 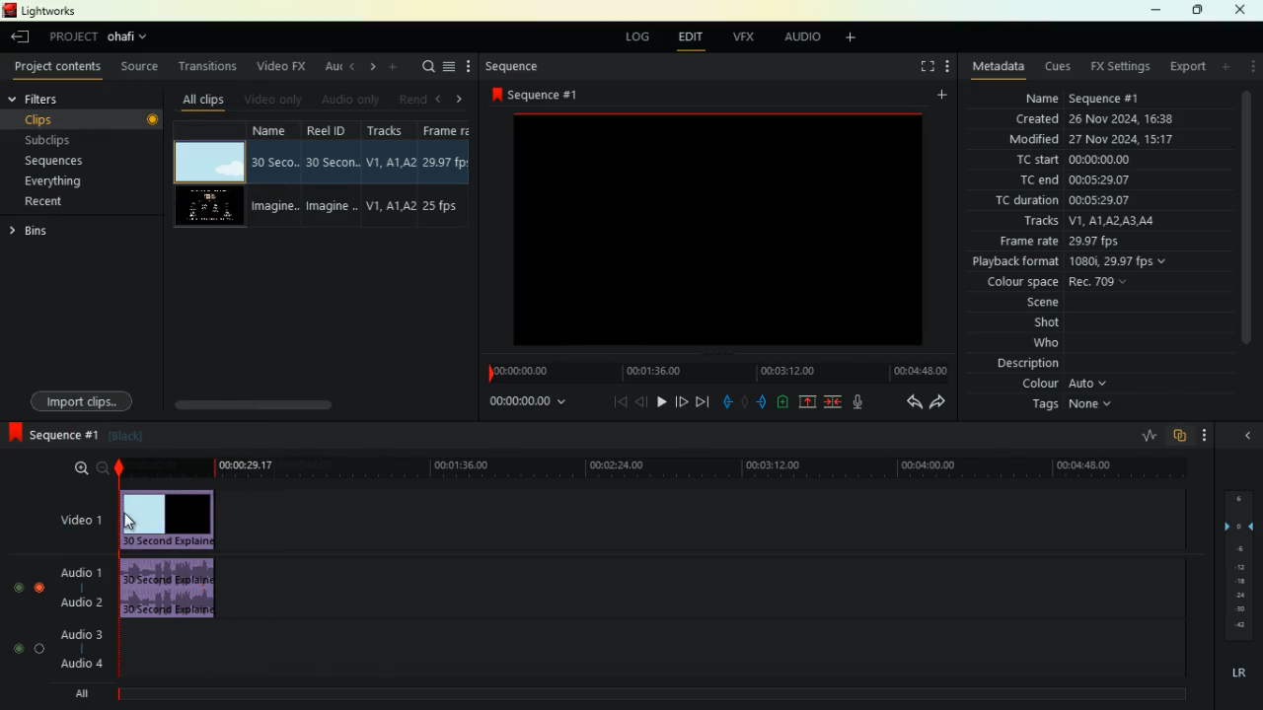 I want to click on rate, so click(x=1142, y=437).